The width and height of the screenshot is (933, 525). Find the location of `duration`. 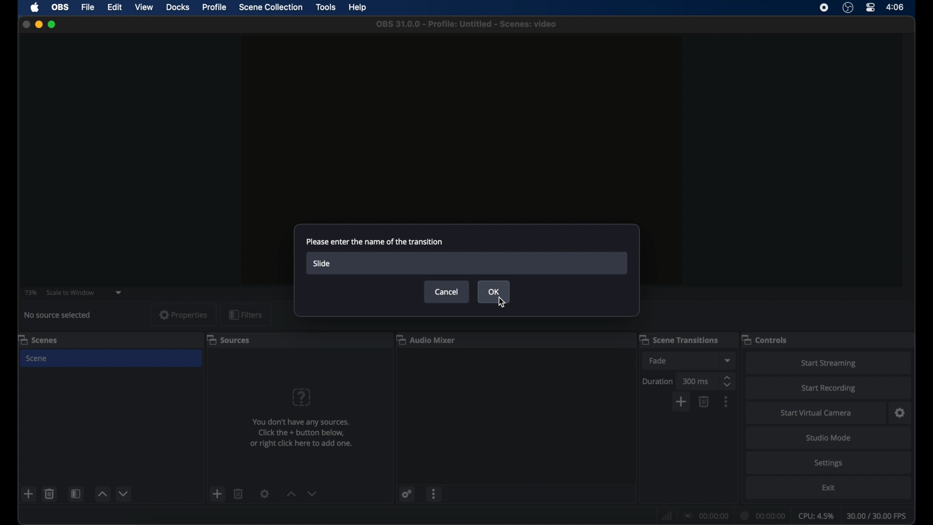

duration is located at coordinates (658, 382).